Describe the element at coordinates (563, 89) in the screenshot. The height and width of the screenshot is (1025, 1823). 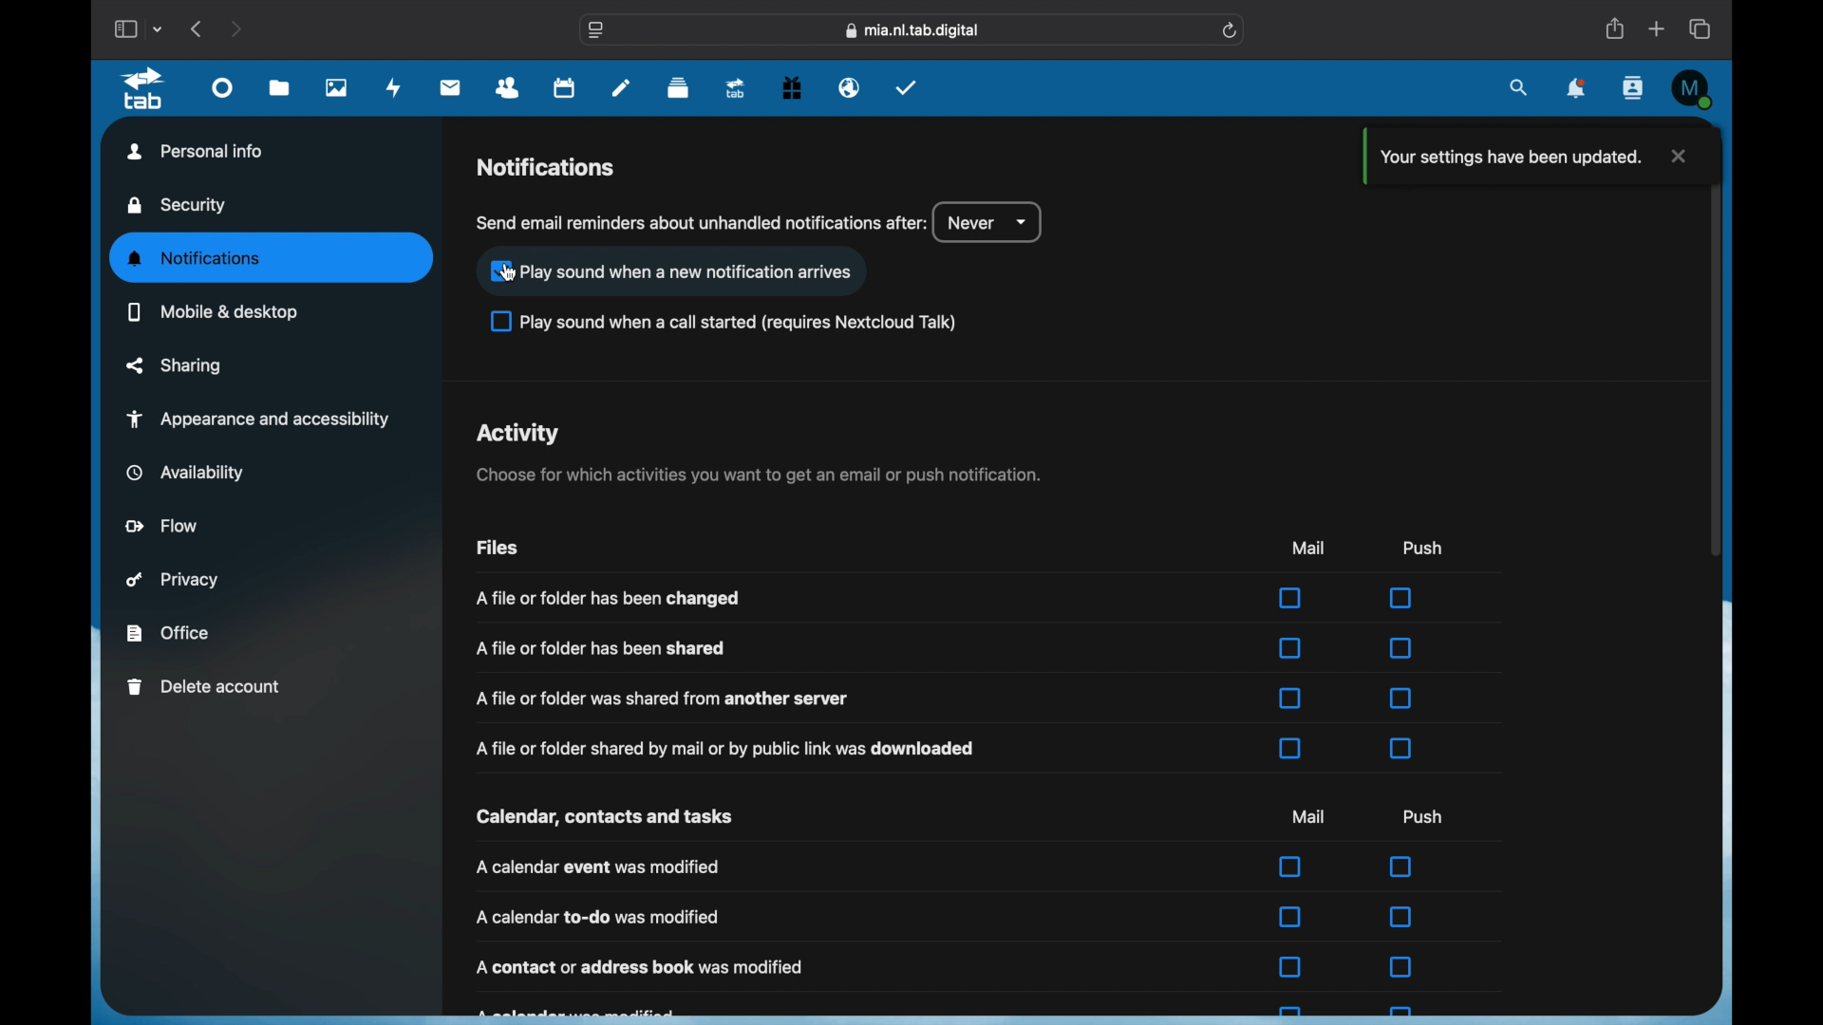
I see `calendar` at that location.